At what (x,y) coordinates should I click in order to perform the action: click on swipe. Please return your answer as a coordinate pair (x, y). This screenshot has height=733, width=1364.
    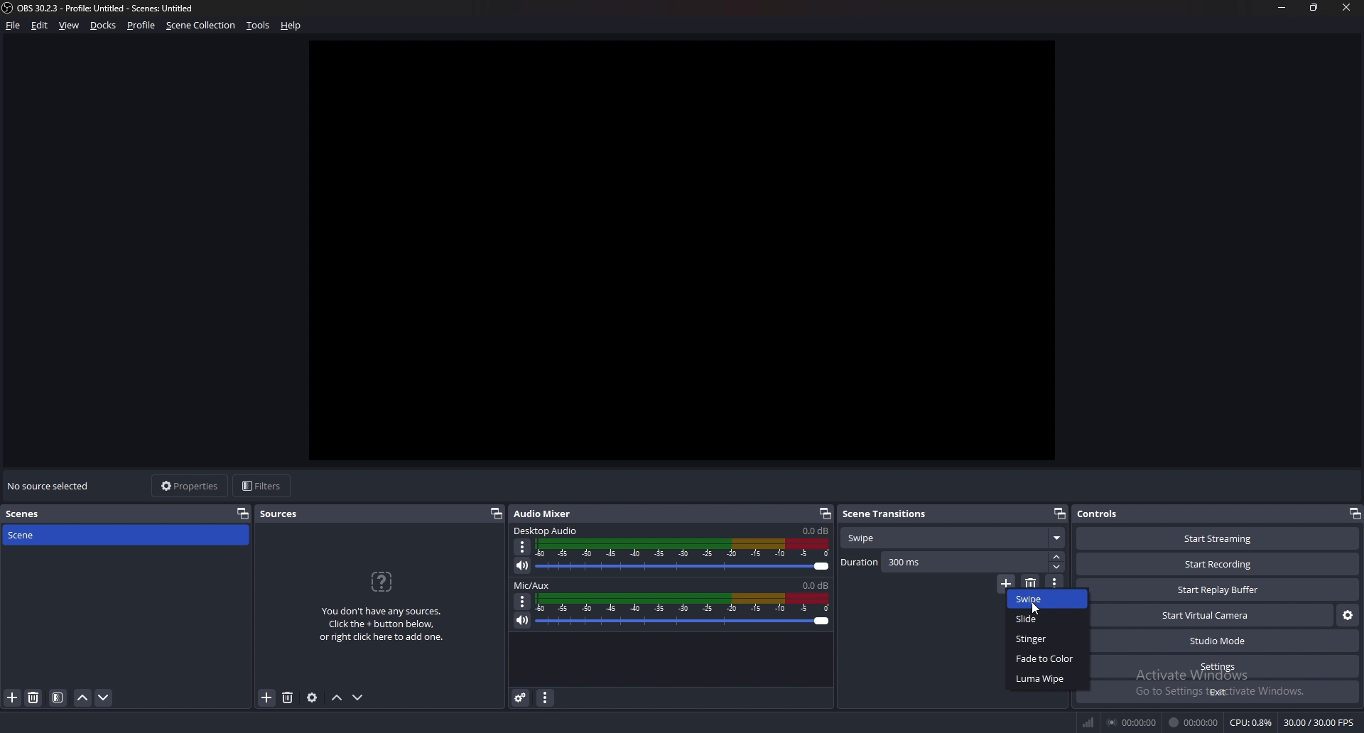
    Looking at the image, I should click on (1047, 599).